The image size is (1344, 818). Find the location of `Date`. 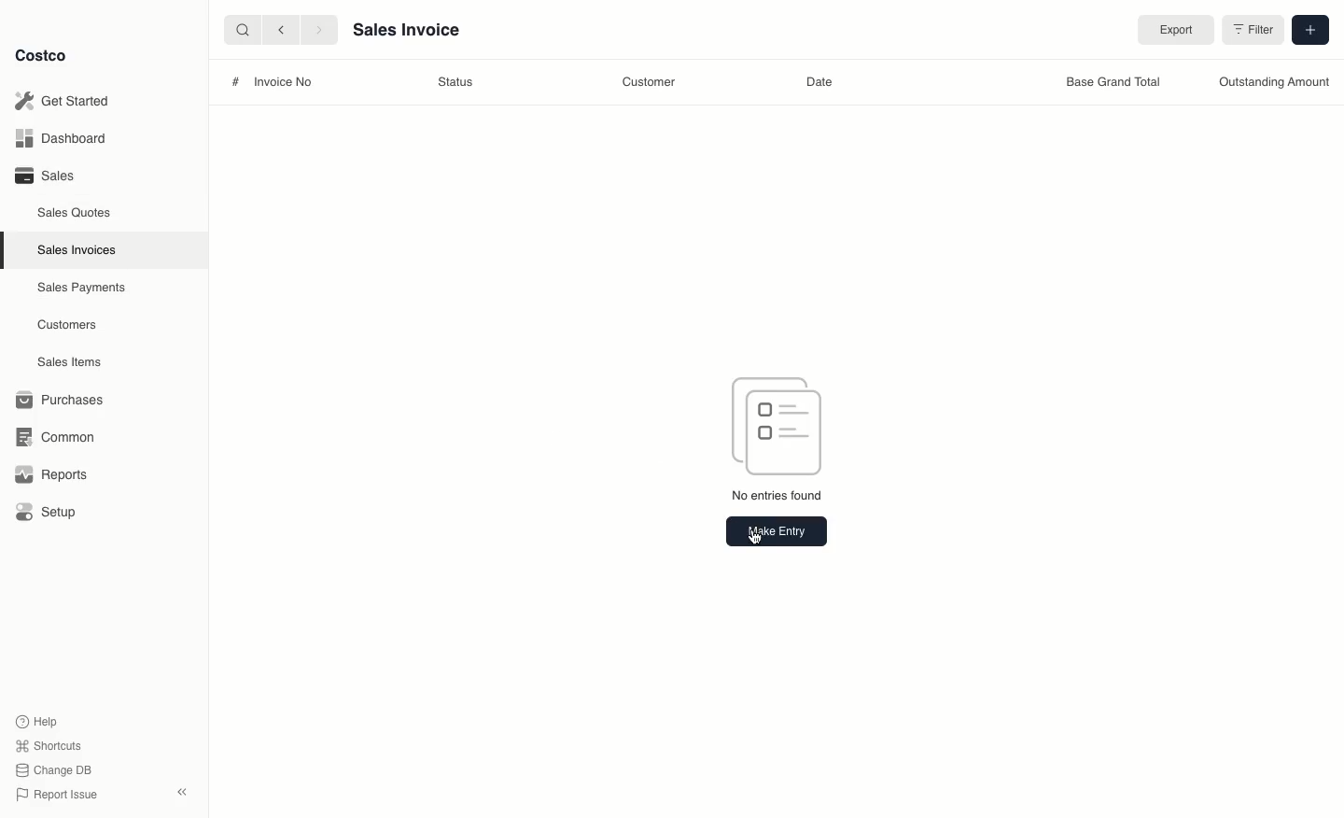

Date is located at coordinates (821, 82).